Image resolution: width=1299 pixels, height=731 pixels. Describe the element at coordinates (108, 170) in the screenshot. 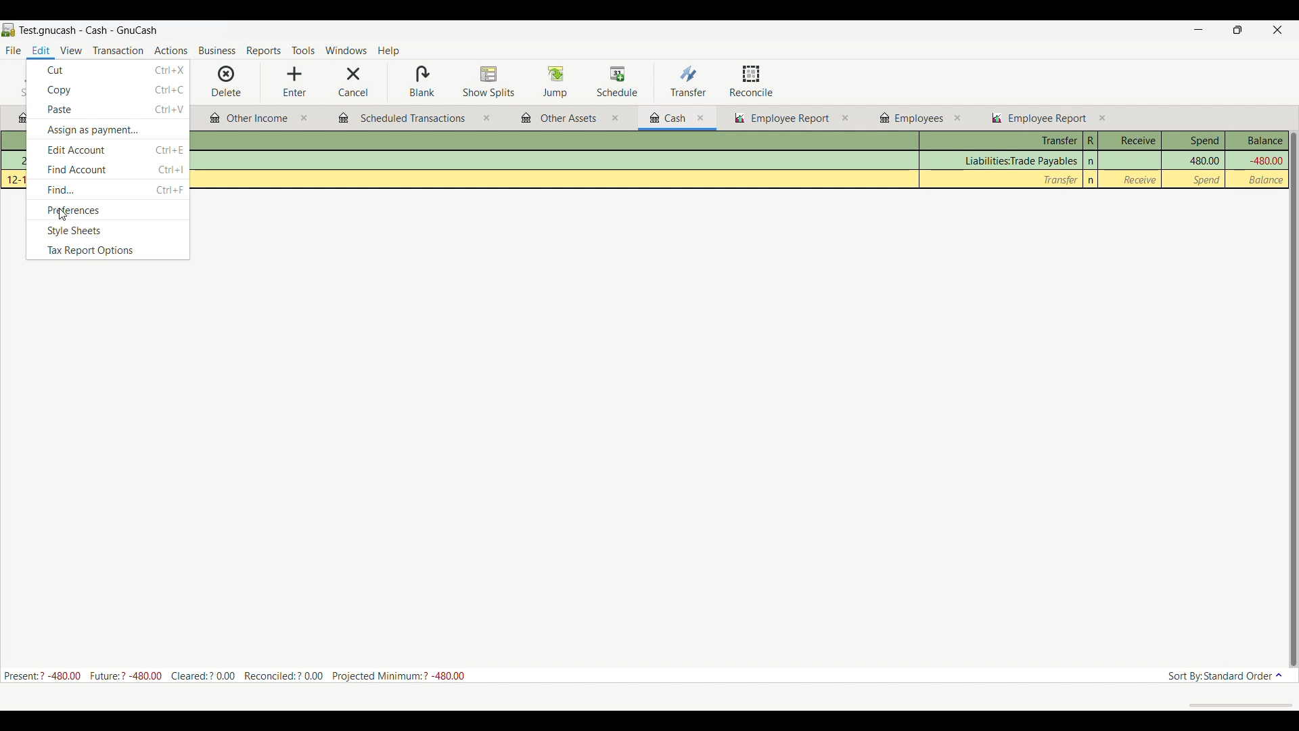

I see `Find account` at that location.